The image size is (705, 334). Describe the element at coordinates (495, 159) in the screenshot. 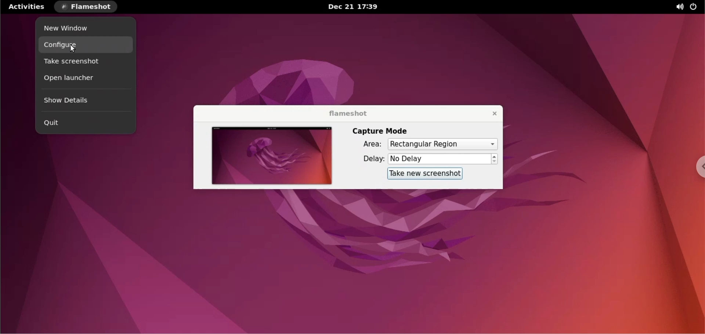

I see `increment and decrement delay time` at that location.